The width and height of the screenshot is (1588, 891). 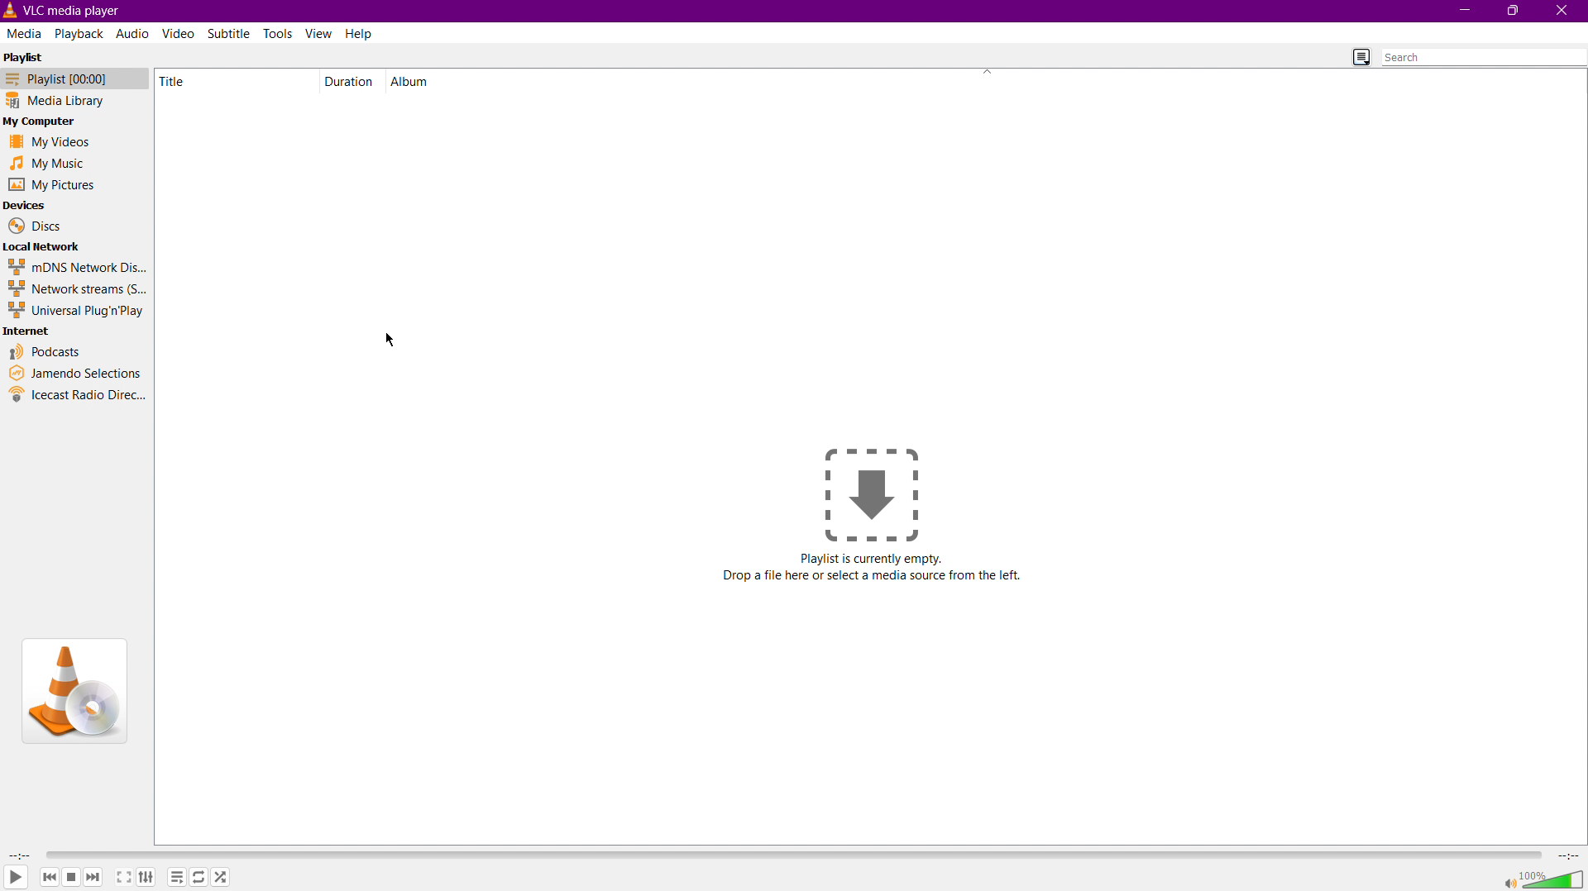 What do you see at coordinates (75, 310) in the screenshot?
I see `Universal Plug'n'Play` at bounding box center [75, 310].